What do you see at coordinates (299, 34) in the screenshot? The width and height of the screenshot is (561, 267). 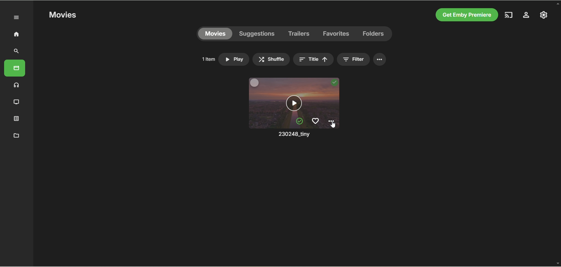 I see `trailers` at bounding box center [299, 34].